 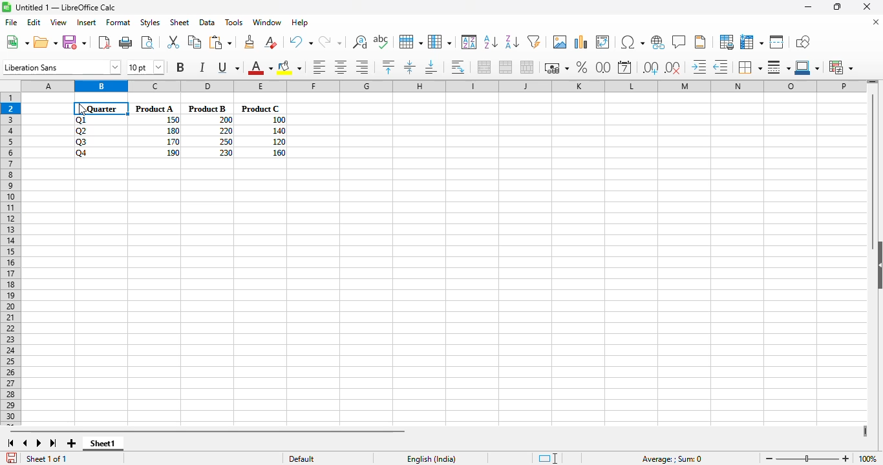 What do you see at coordinates (802, 41) in the screenshot?
I see `show draw functions` at bounding box center [802, 41].